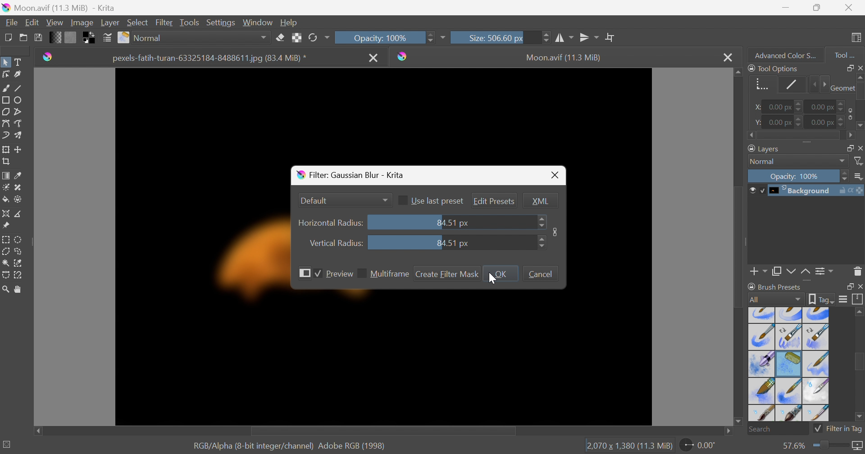 This screenshot has width=865, height=454. What do you see at coordinates (845, 55) in the screenshot?
I see `Tool` at bounding box center [845, 55].